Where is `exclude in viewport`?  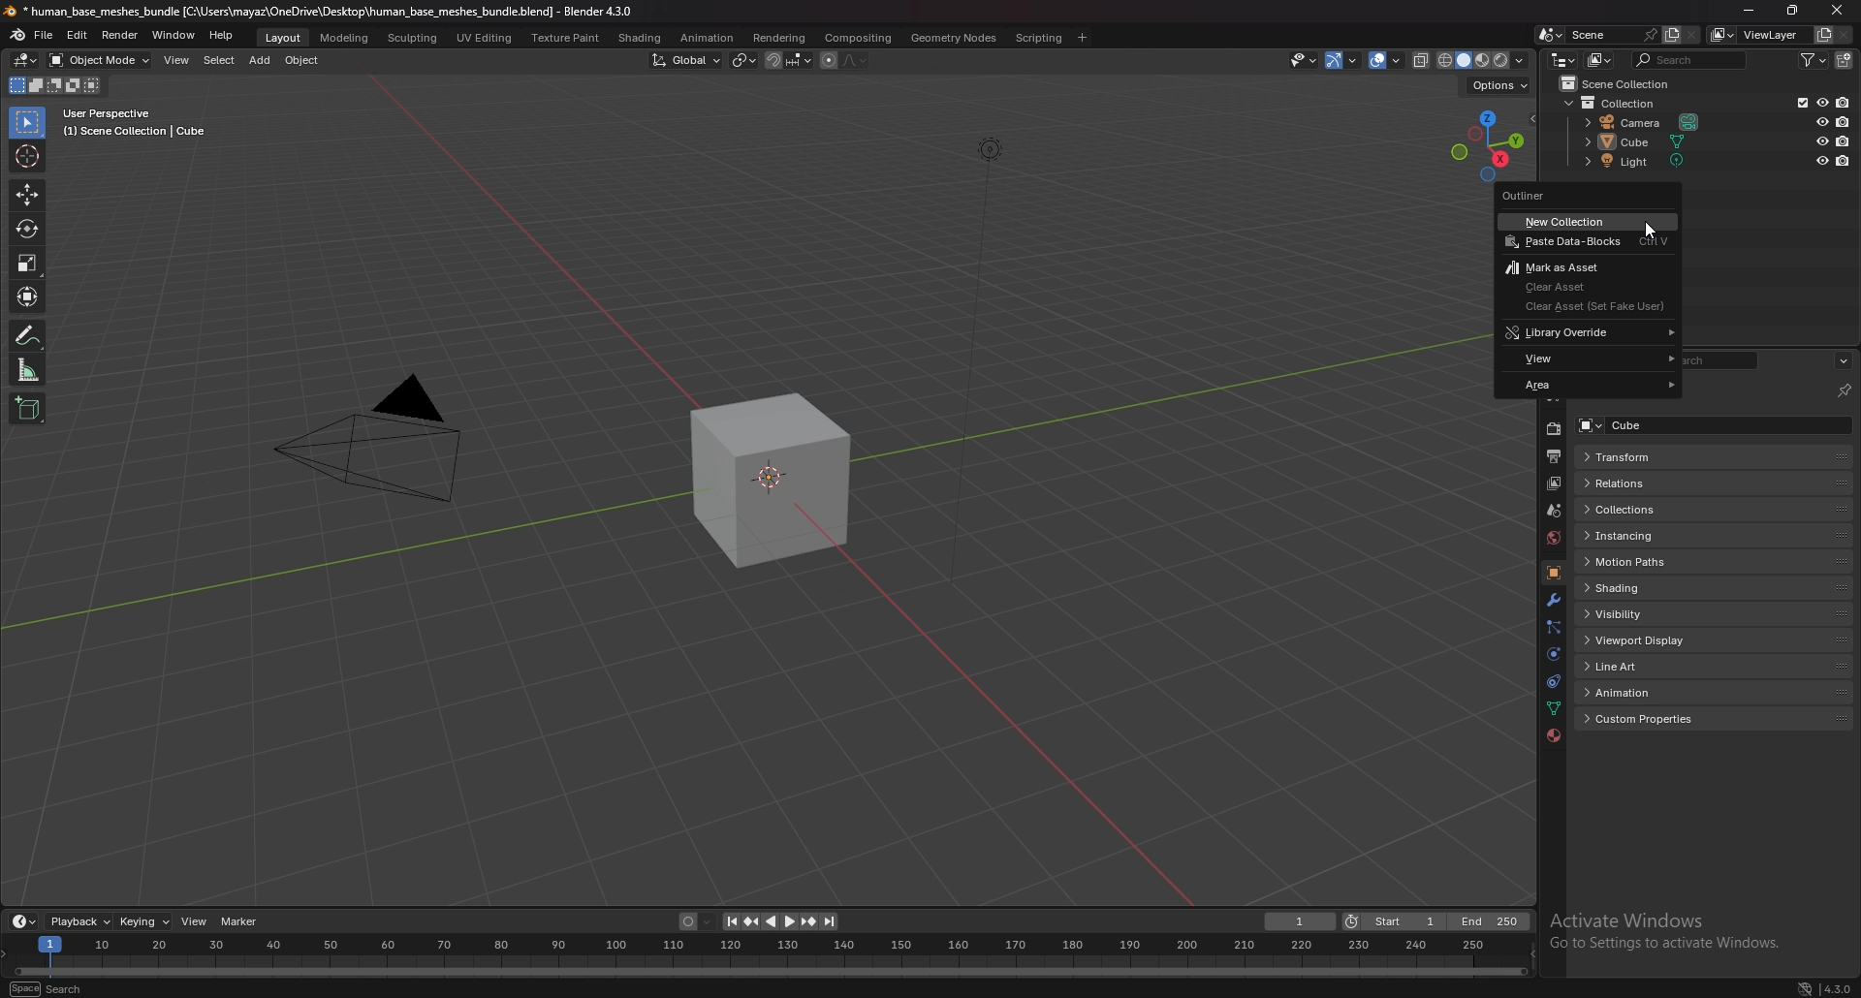 exclude in viewport is located at coordinates (1800, 102).